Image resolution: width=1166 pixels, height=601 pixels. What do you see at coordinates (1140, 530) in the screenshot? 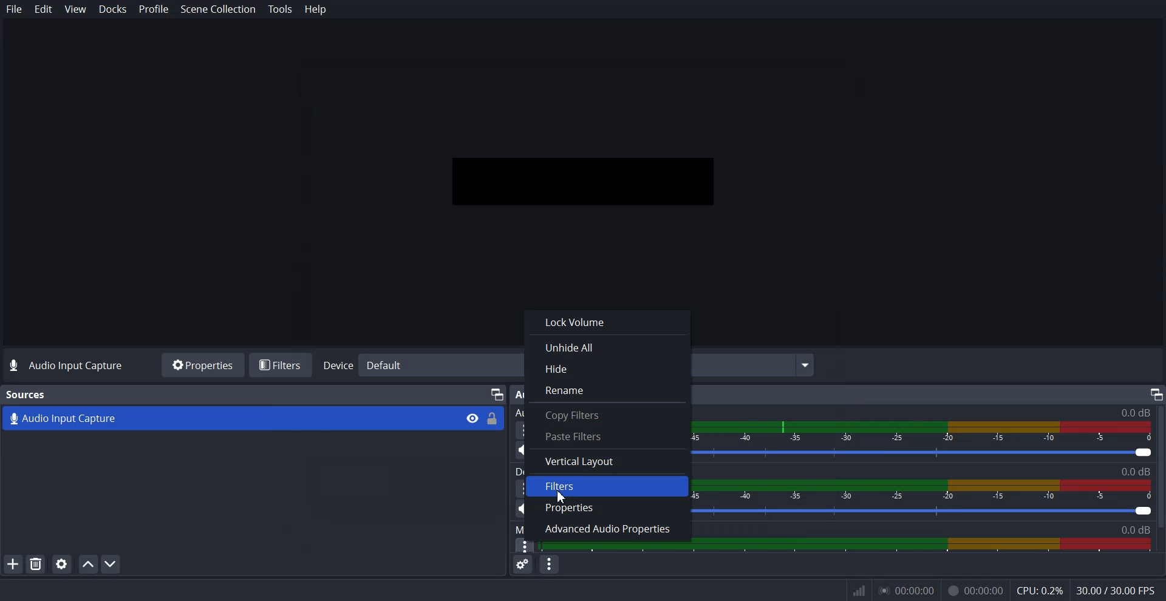
I see `0.00db` at bounding box center [1140, 530].